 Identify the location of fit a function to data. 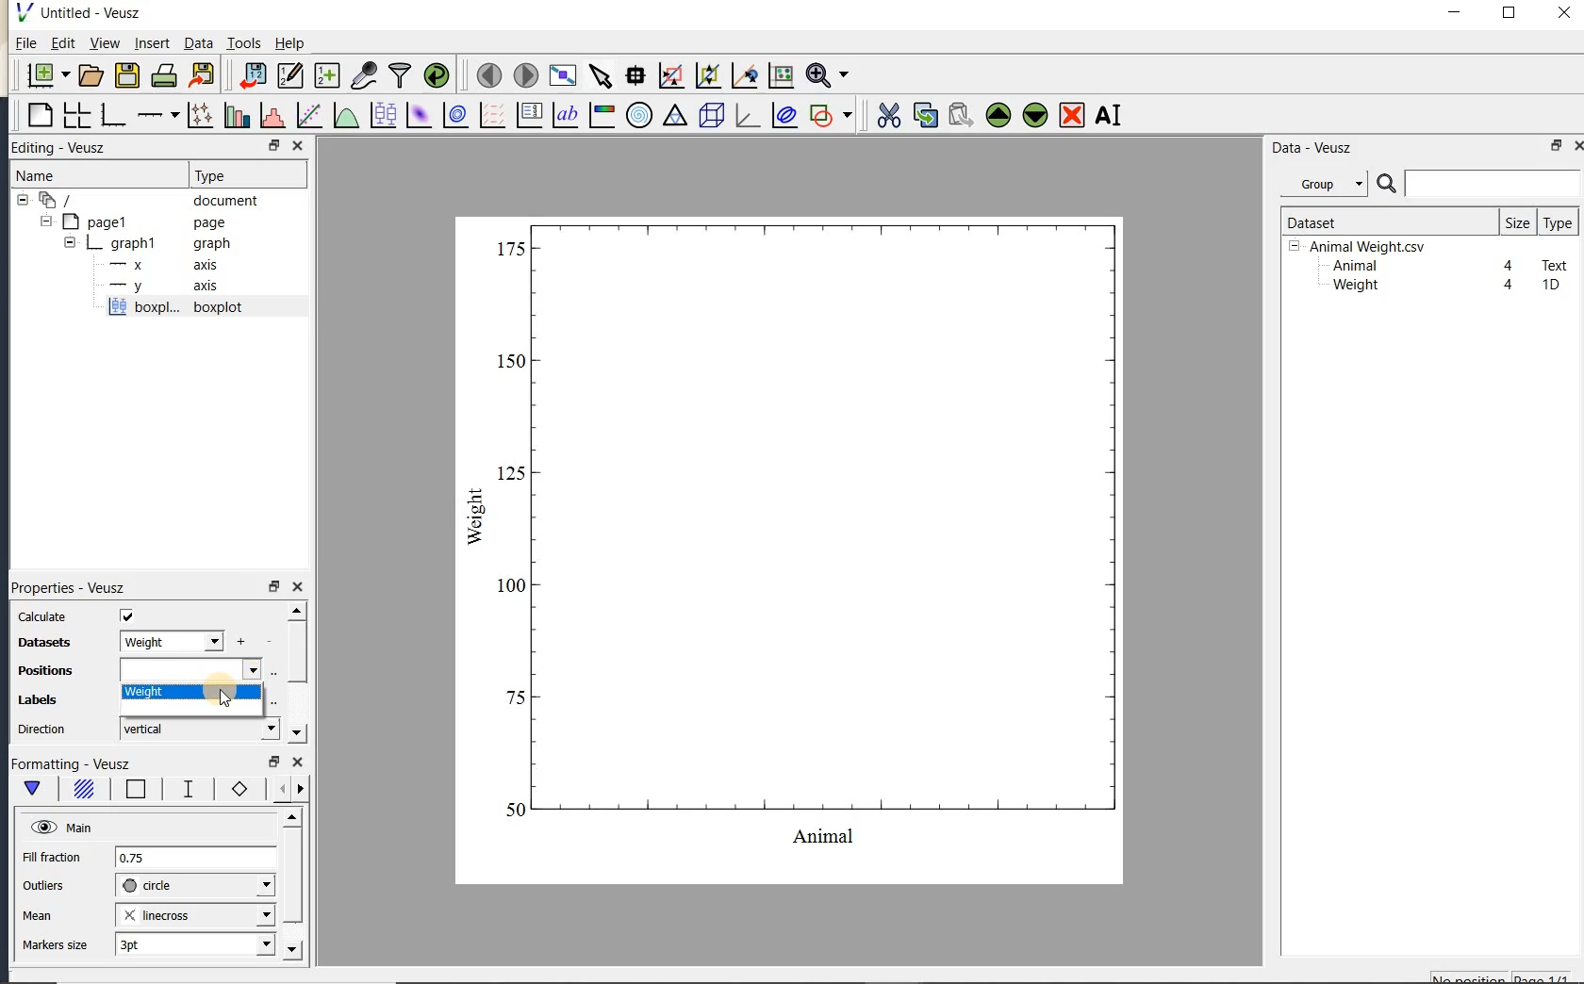
(308, 115).